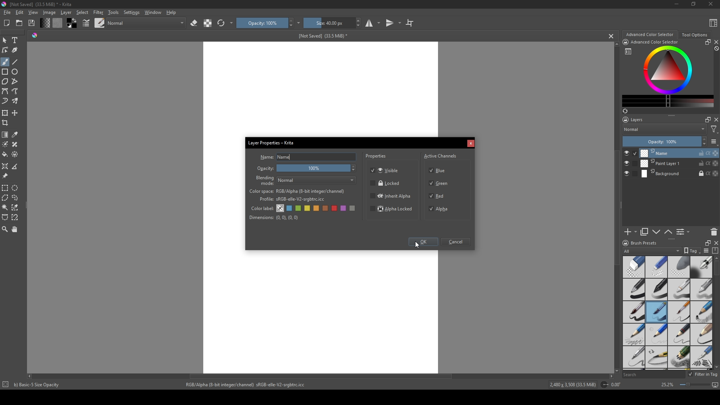 This screenshot has height=405, width=720. What do you see at coordinates (645, 232) in the screenshot?
I see `copy` at bounding box center [645, 232].